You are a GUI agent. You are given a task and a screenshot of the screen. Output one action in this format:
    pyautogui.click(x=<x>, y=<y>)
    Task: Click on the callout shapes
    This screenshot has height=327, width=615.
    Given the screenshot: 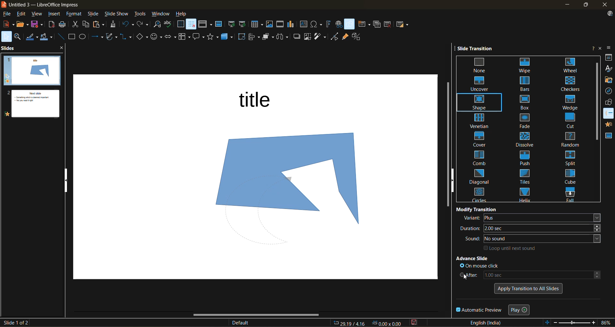 What is the action you would take?
    pyautogui.click(x=200, y=37)
    